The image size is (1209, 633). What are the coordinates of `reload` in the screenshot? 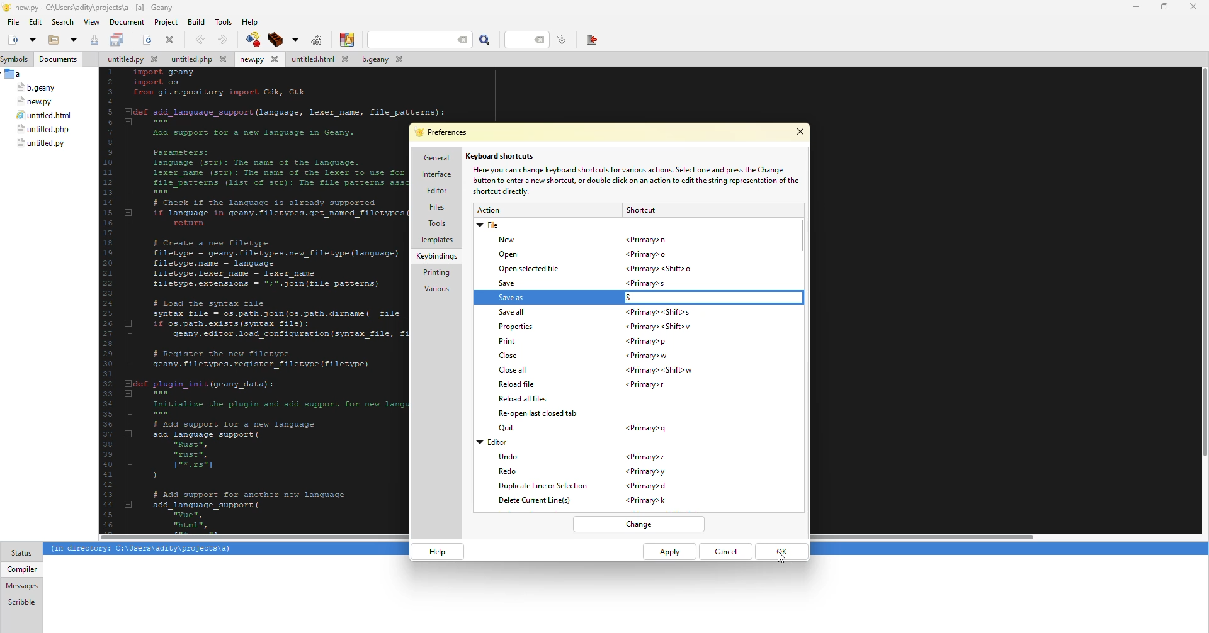 It's located at (516, 384).